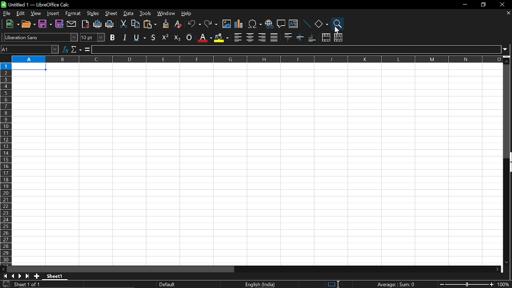  I want to click on redo, so click(211, 24).